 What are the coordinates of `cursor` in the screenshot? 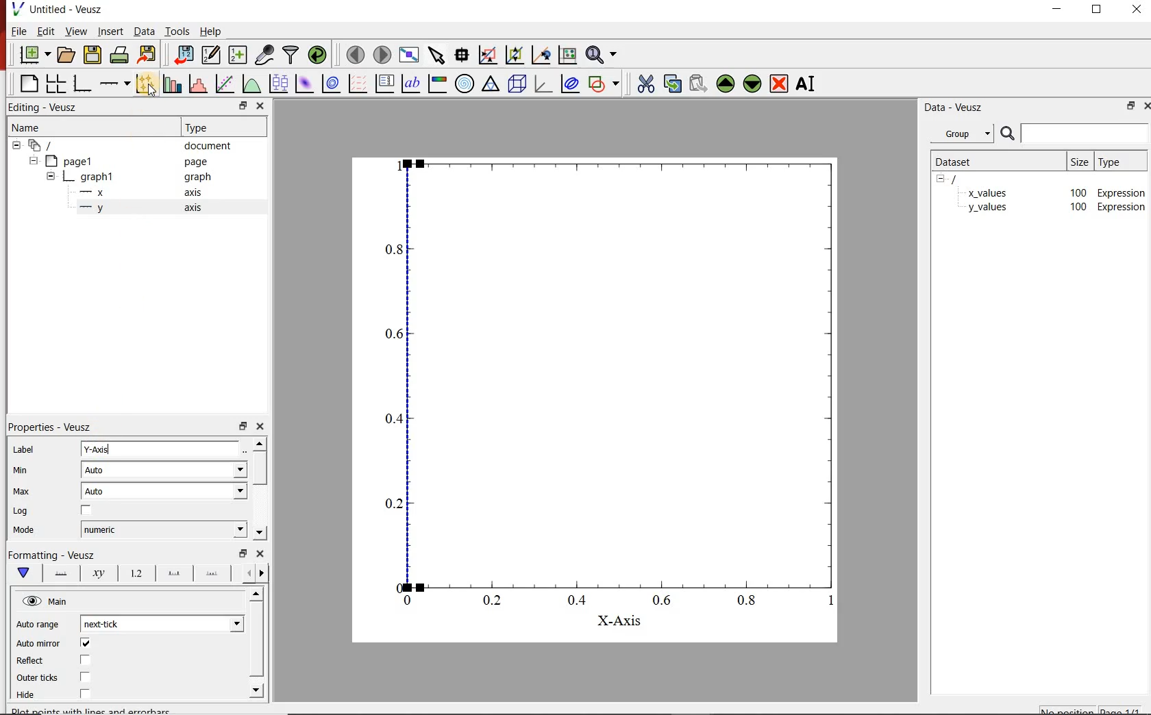 It's located at (153, 91).